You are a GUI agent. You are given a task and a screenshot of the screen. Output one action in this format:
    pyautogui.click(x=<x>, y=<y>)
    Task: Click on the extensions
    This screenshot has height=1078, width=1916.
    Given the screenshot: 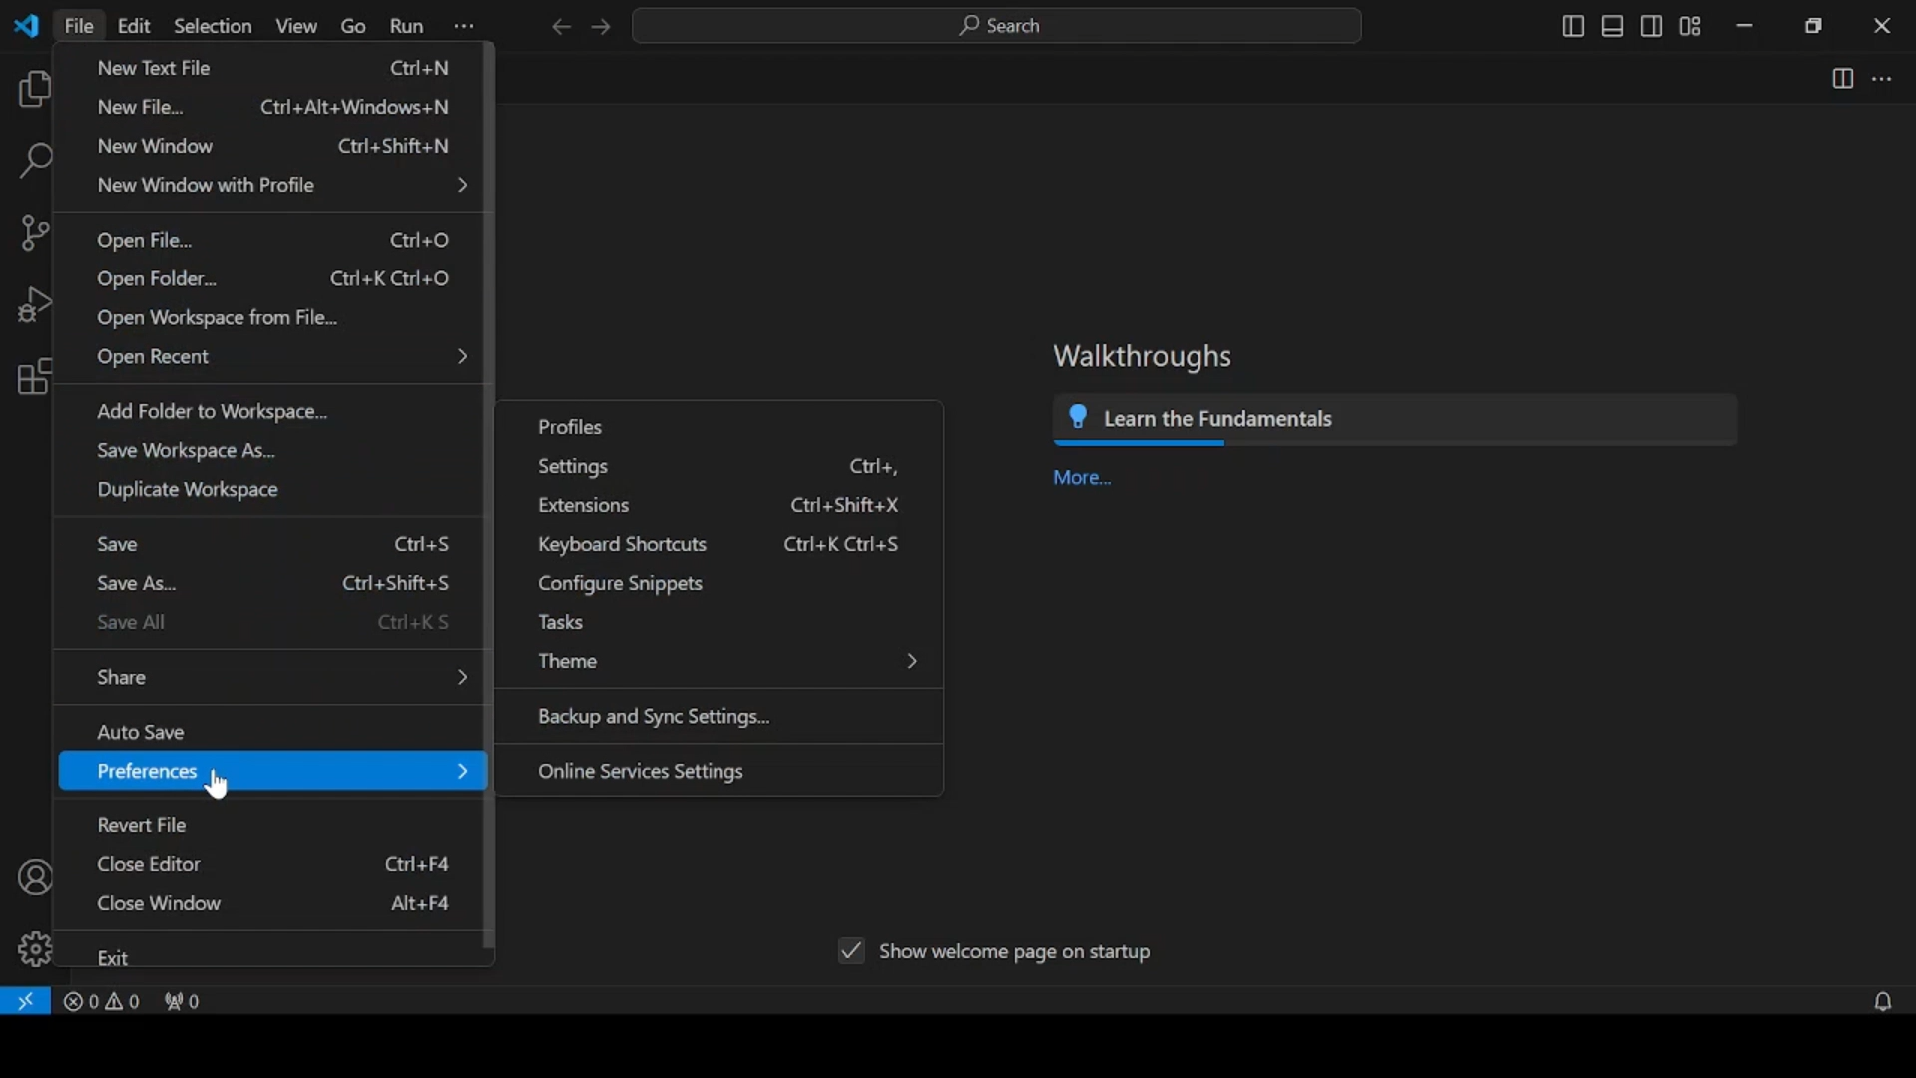 What is the action you would take?
    pyautogui.click(x=33, y=374)
    